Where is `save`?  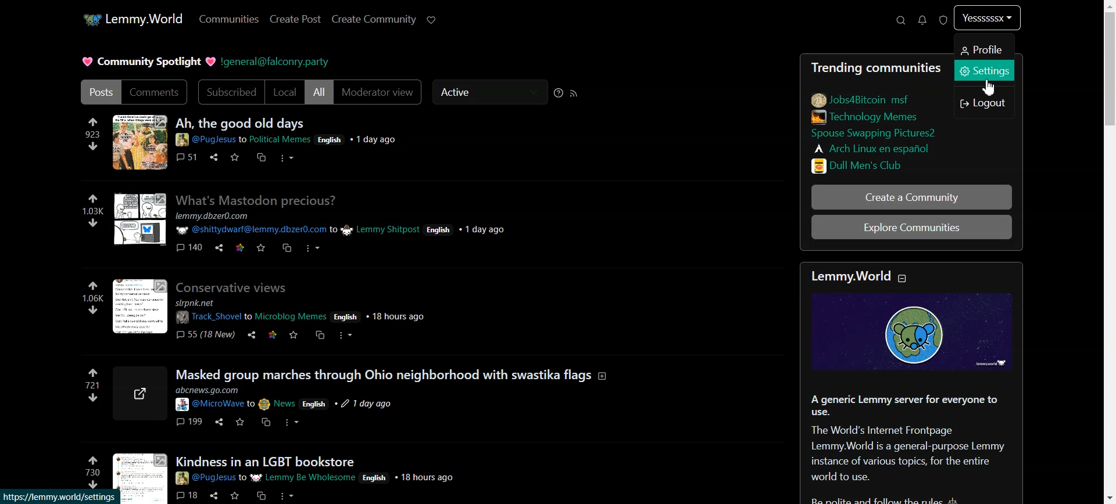 save is located at coordinates (294, 334).